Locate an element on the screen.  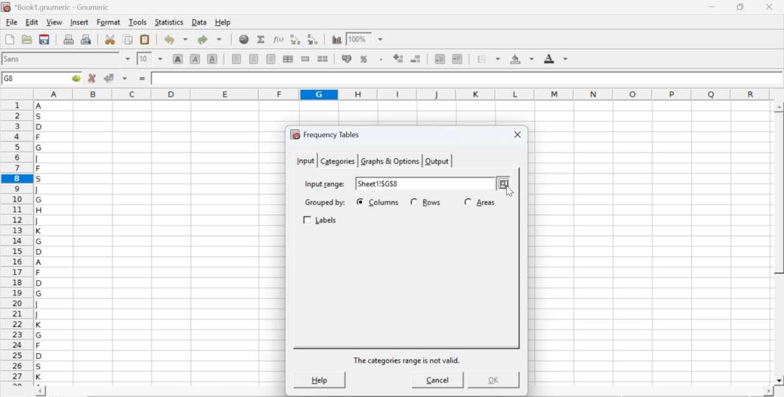
foreground is located at coordinates (556, 58).